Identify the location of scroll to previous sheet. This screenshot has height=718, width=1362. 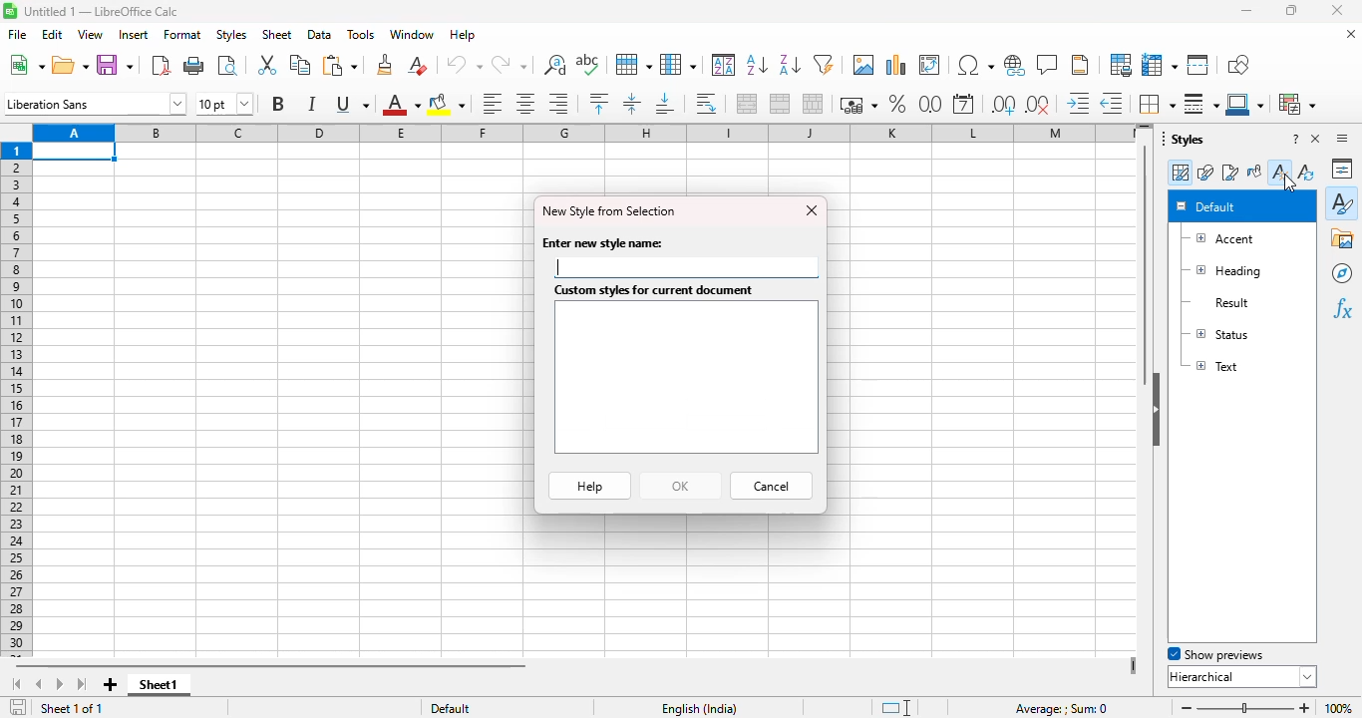
(38, 685).